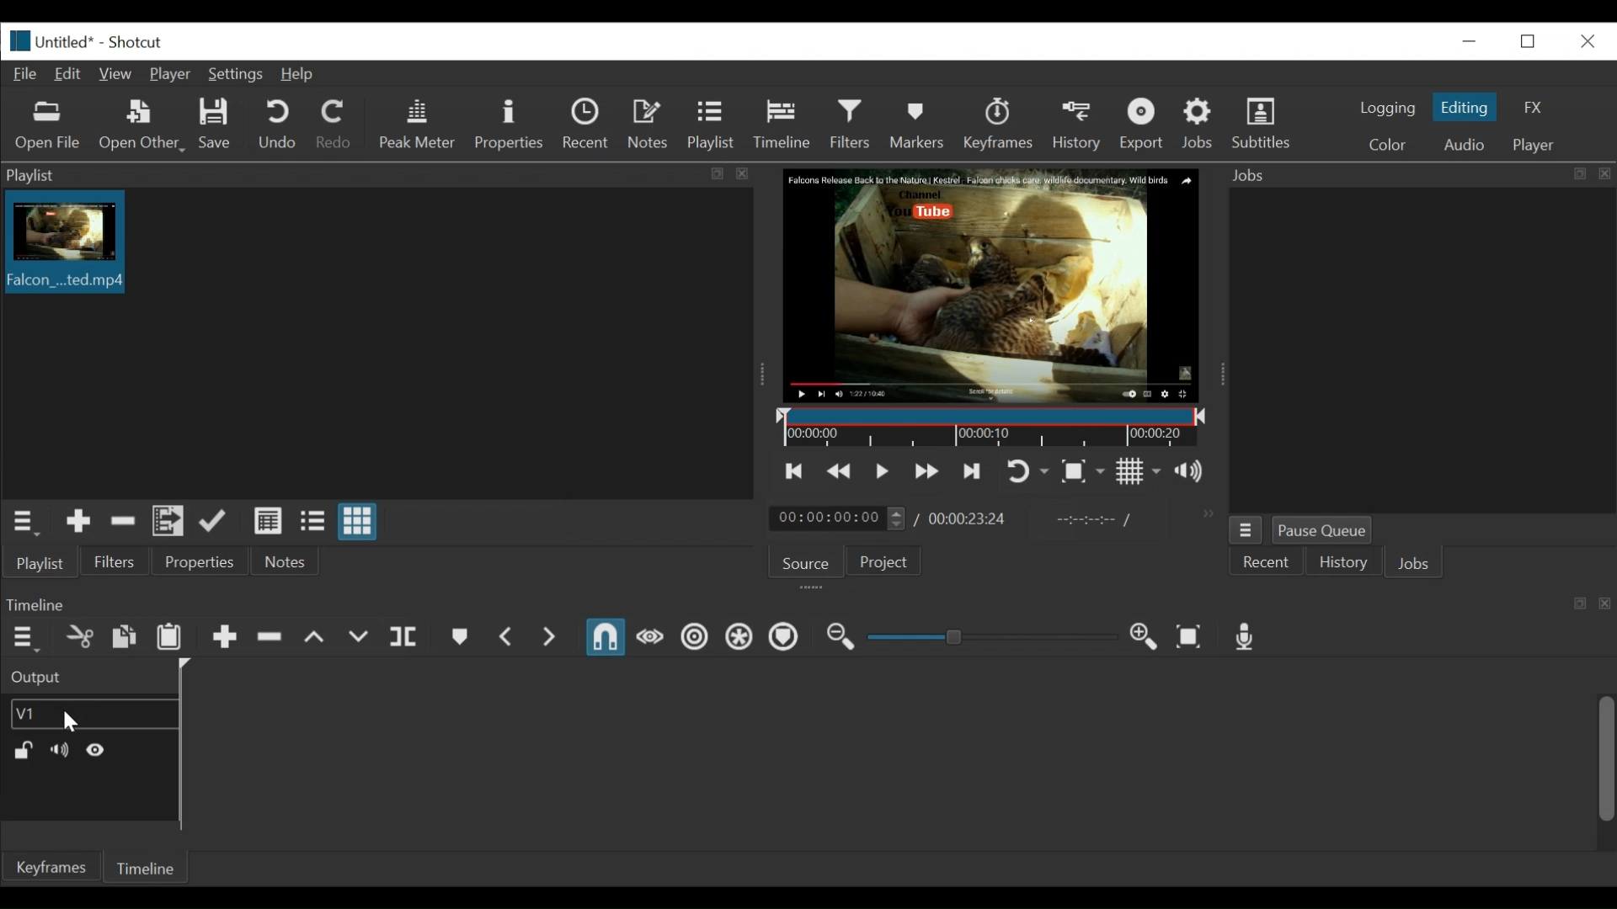  What do you see at coordinates (1084, 470) in the screenshot?
I see `Toggle Zoom` at bounding box center [1084, 470].